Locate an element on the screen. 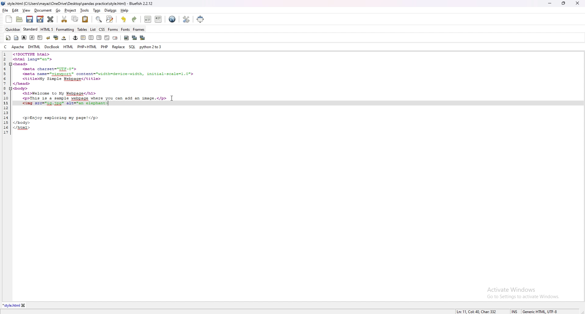 The width and height of the screenshot is (585, 314). html5 is located at coordinates (47, 29).